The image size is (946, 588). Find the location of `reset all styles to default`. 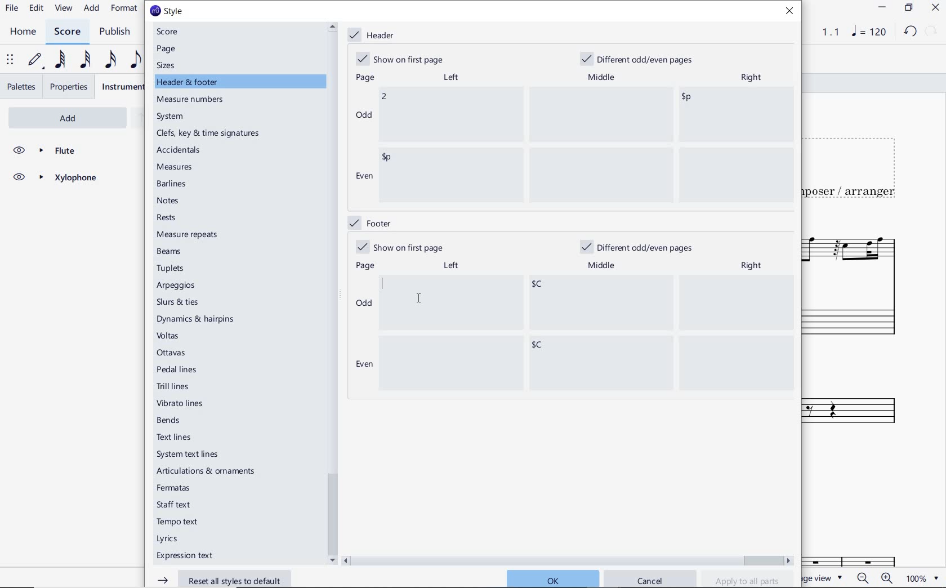

reset all styles to default is located at coordinates (225, 578).